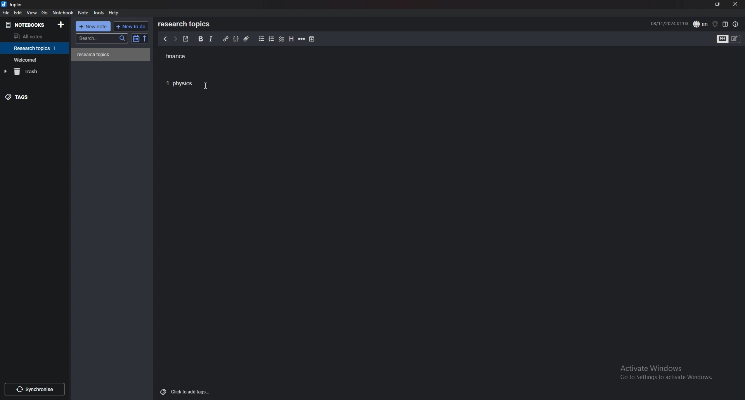 Image resolution: width=745 pixels, height=400 pixels. I want to click on note, so click(83, 13).